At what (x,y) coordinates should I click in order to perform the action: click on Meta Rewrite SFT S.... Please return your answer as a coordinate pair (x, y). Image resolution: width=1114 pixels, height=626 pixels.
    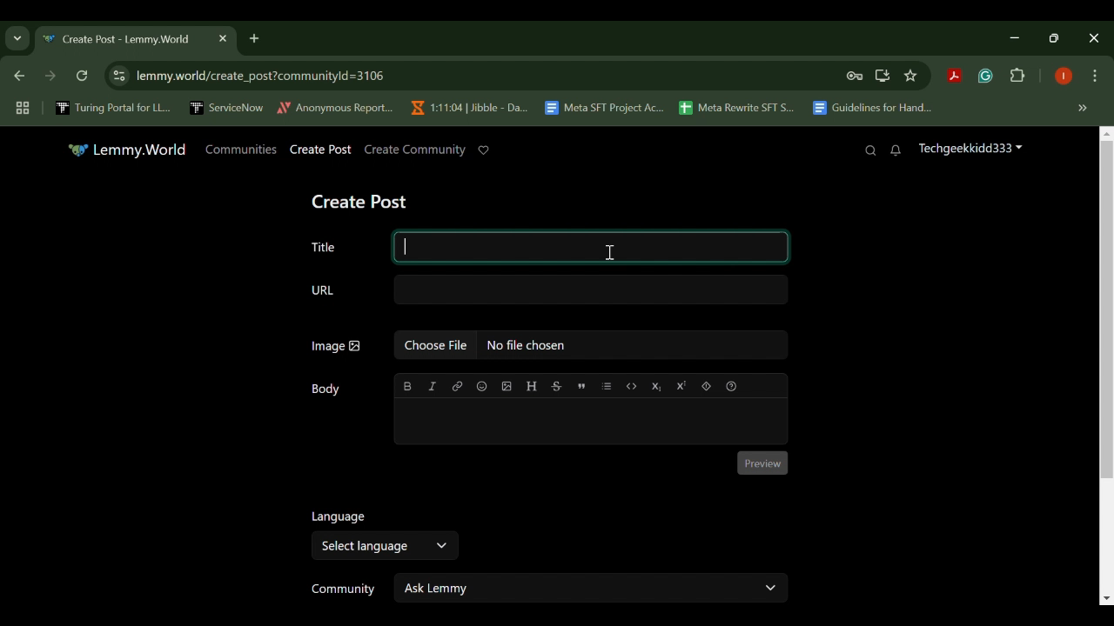
    Looking at the image, I should click on (737, 109).